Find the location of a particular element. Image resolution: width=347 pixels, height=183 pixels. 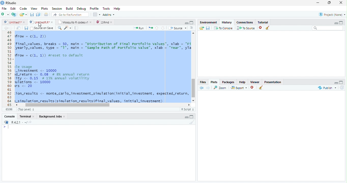

History is located at coordinates (226, 22).